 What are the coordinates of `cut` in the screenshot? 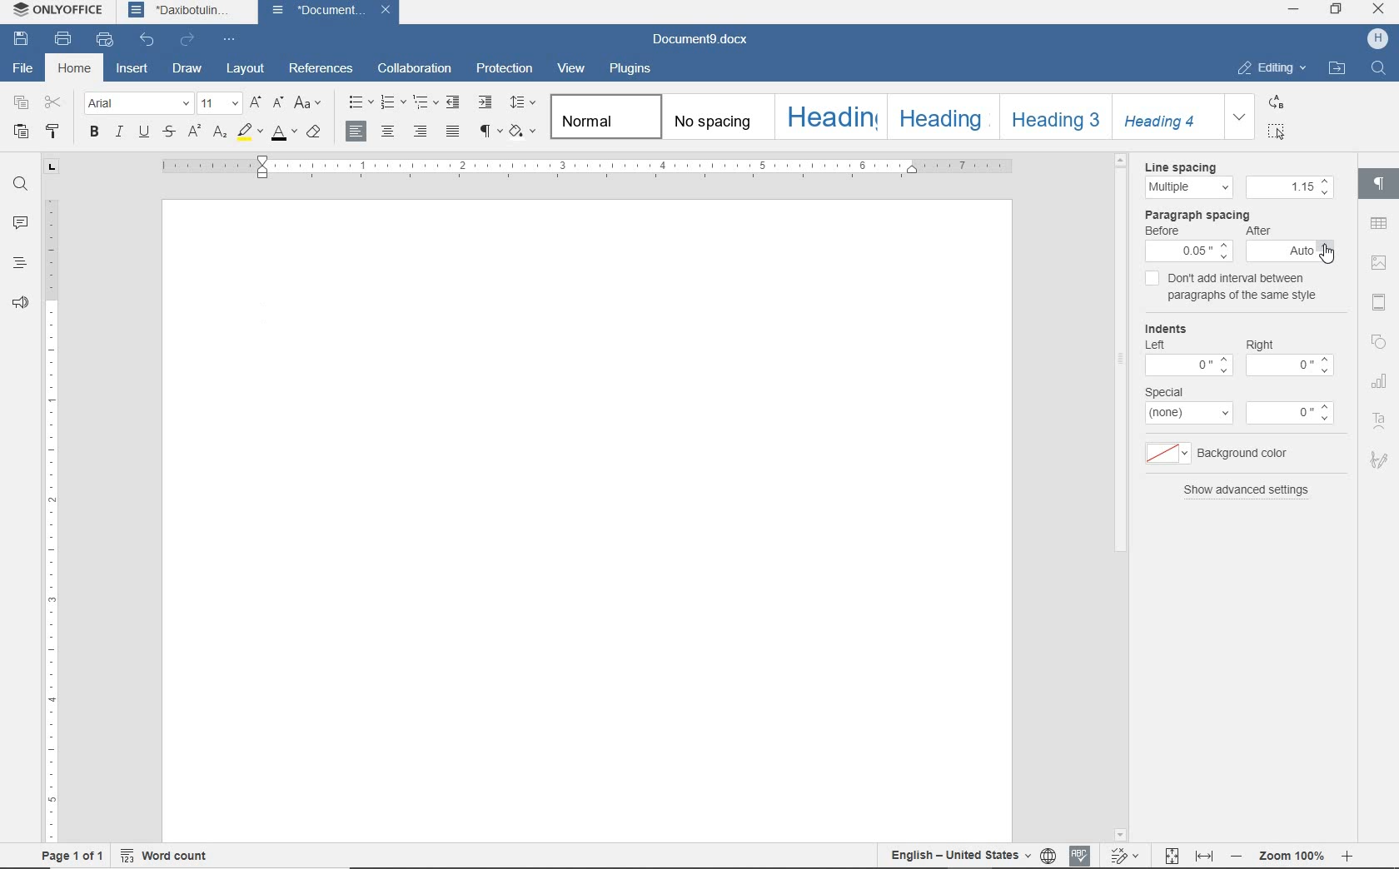 It's located at (57, 102).